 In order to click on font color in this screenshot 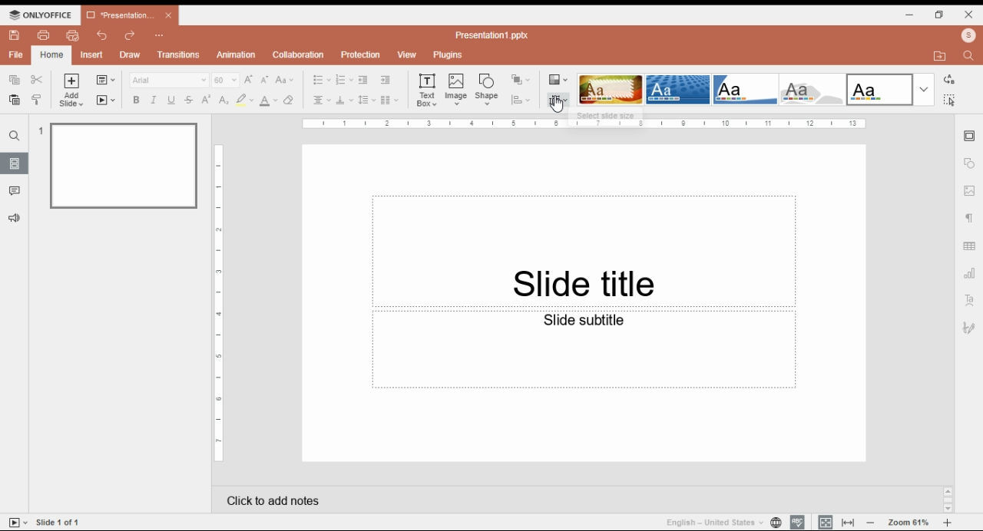, I will do `click(270, 101)`.